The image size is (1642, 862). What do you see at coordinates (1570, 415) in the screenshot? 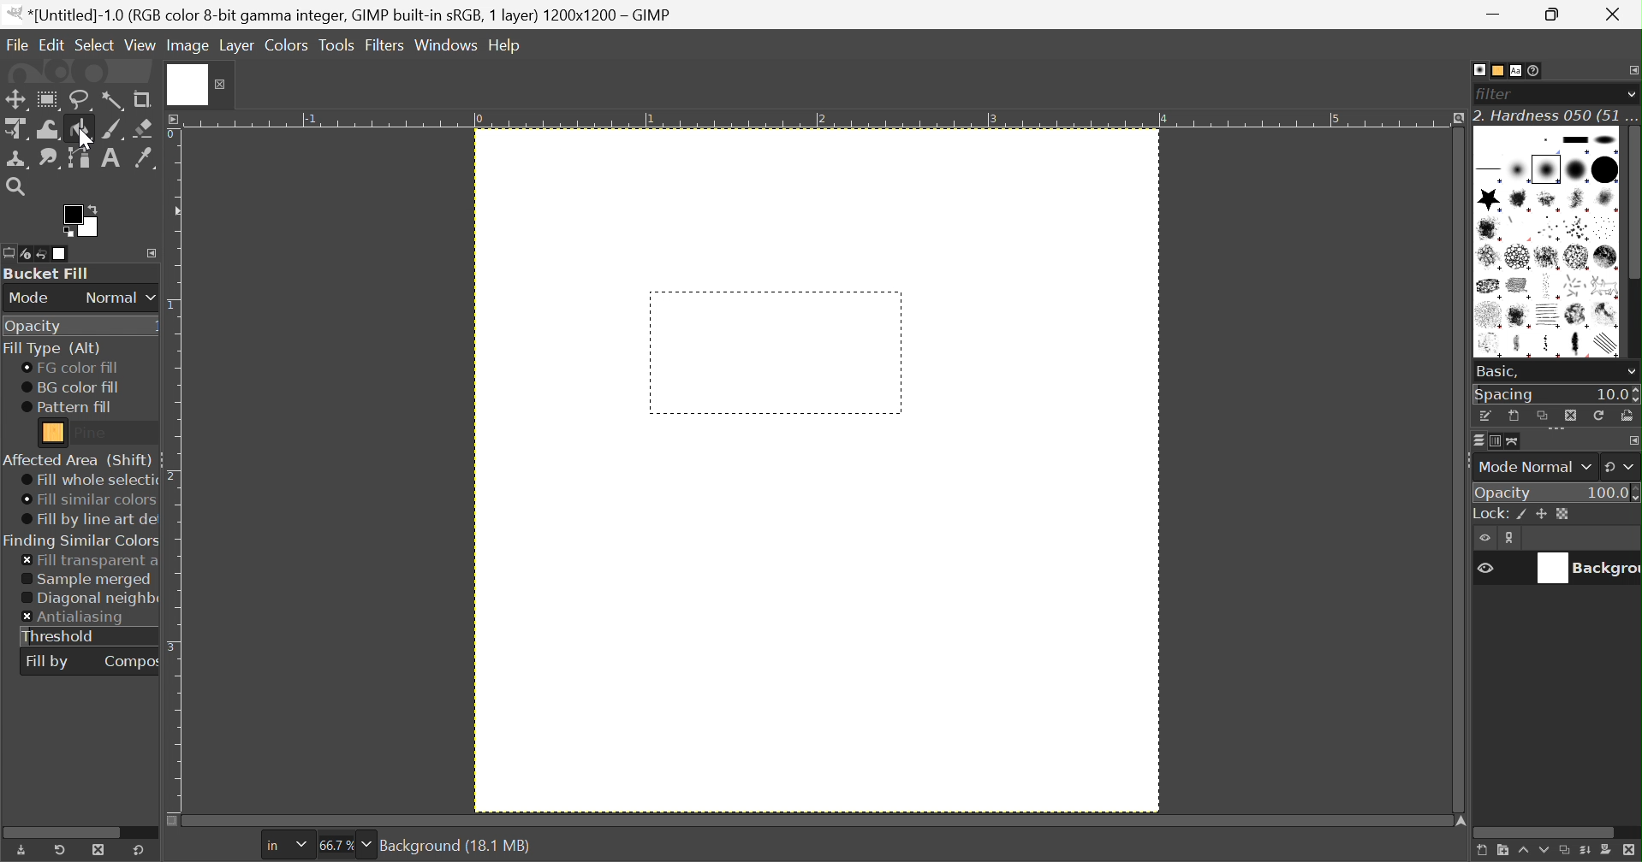
I see `Delete this brush` at bounding box center [1570, 415].